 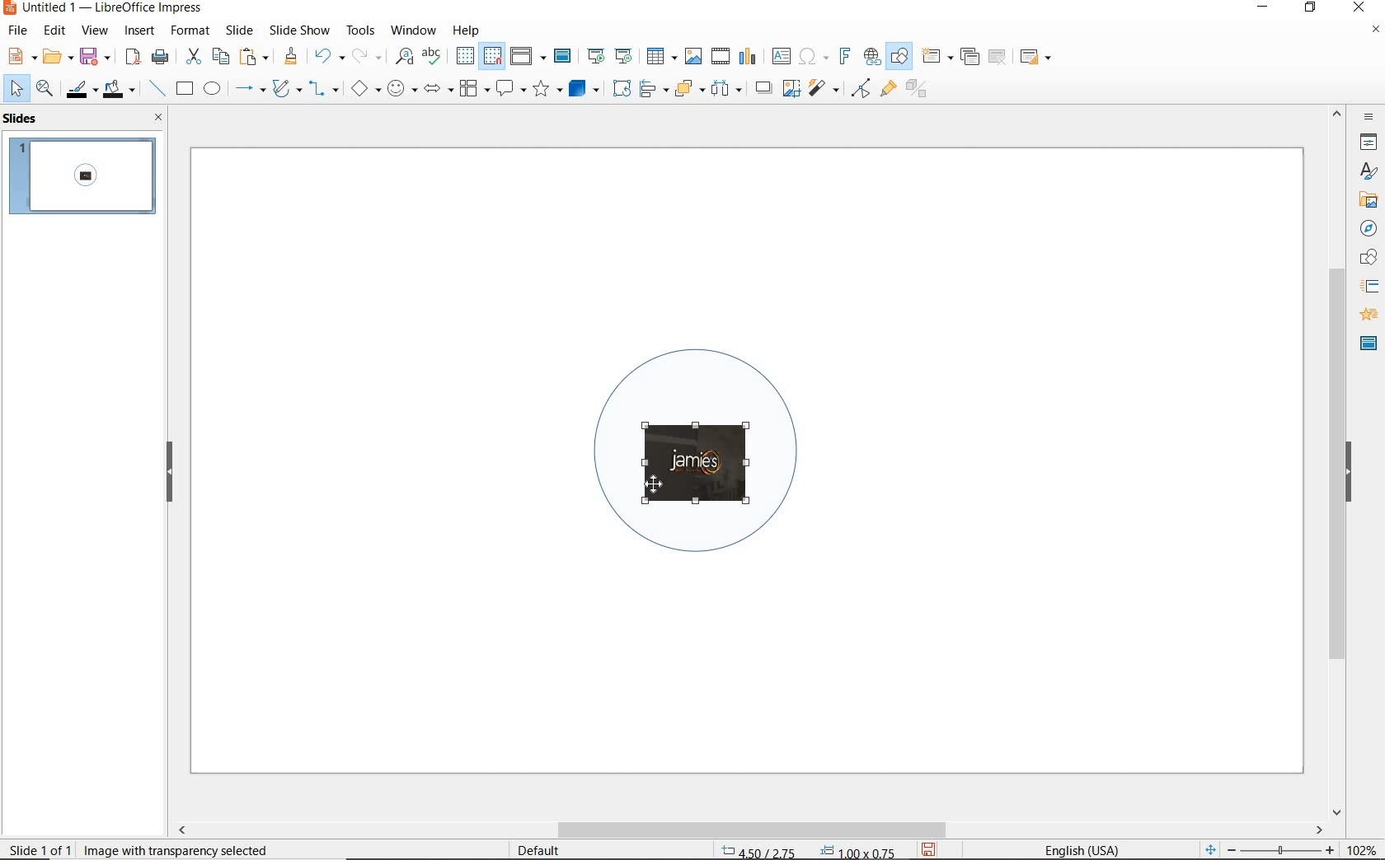 What do you see at coordinates (707, 453) in the screenshot?
I see `image cropped within the circle` at bounding box center [707, 453].